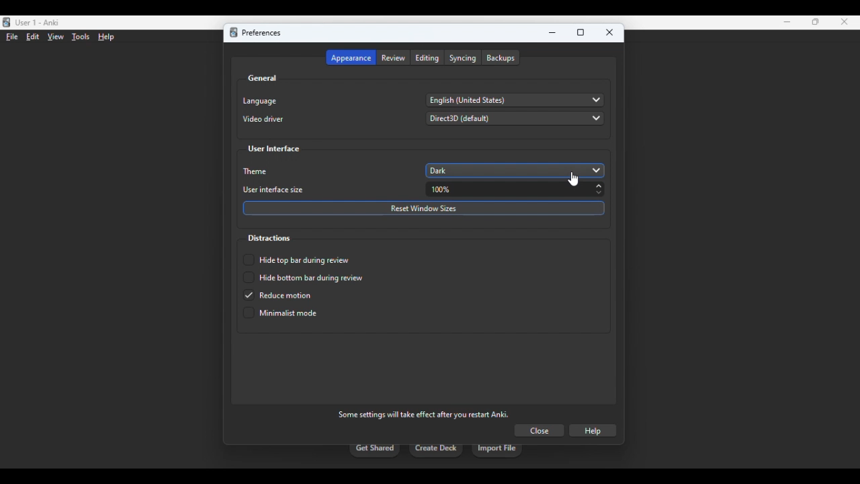 The width and height of the screenshot is (860, 484). What do you see at coordinates (296, 259) in the screenshot?
I see `hide top bar during review` at bounding box center [296, 259].